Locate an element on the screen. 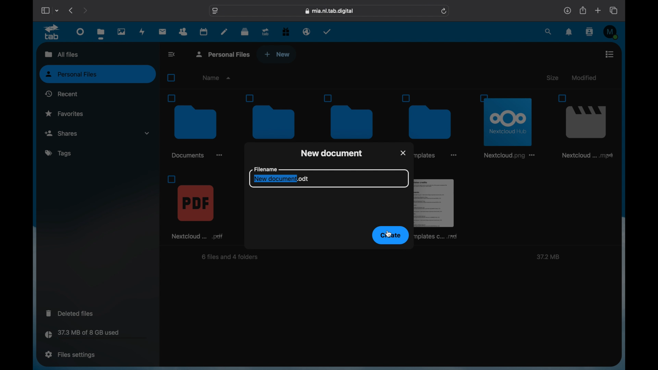  M is located at coordinates (611, 32).